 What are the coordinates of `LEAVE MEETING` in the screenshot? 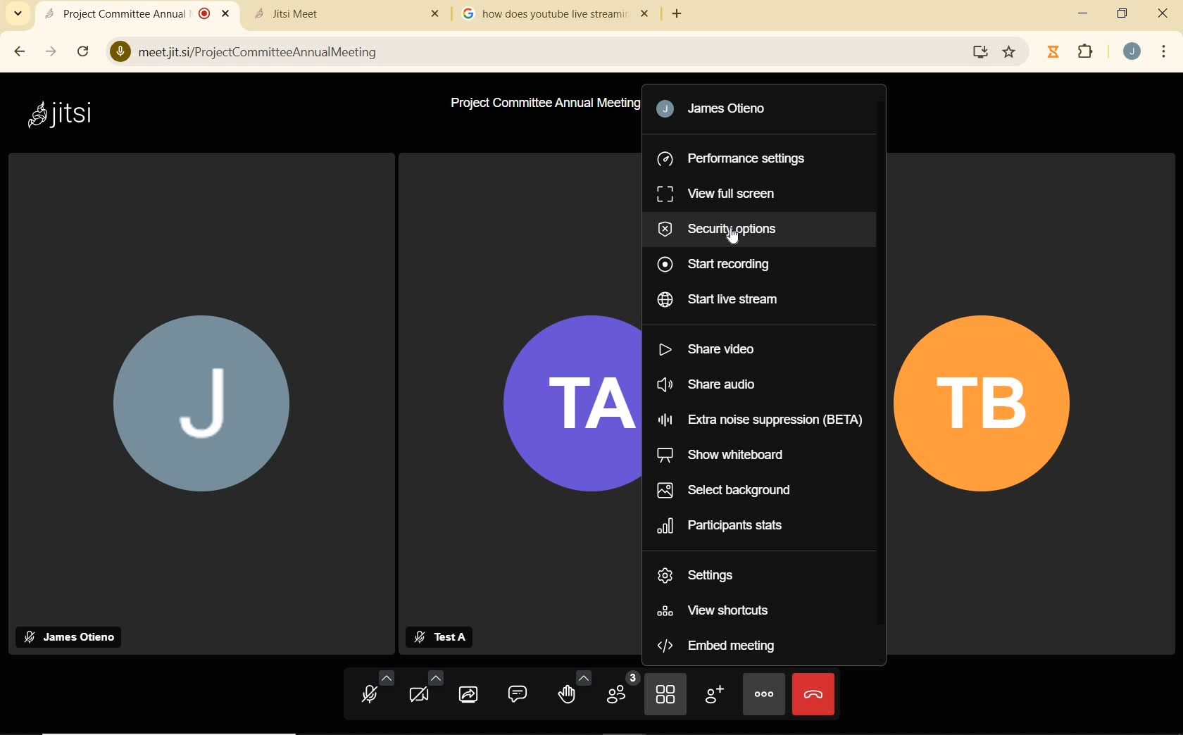 It's located at (815, 693).